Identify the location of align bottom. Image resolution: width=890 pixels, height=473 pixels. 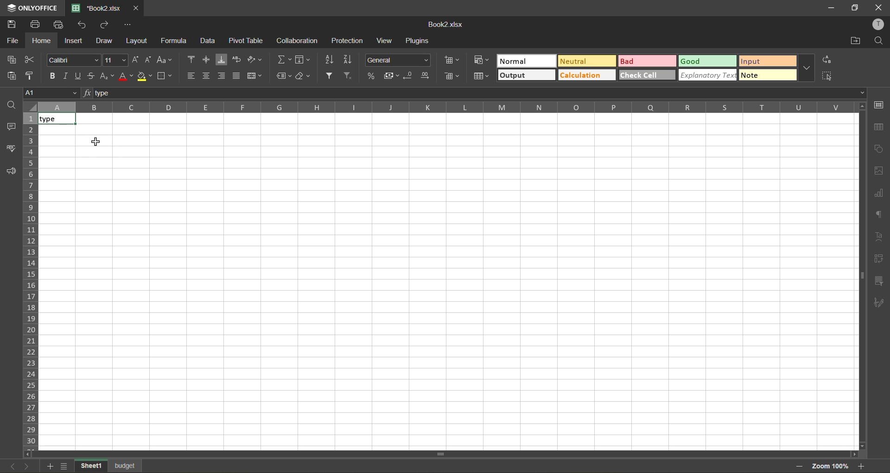
(222, 76).